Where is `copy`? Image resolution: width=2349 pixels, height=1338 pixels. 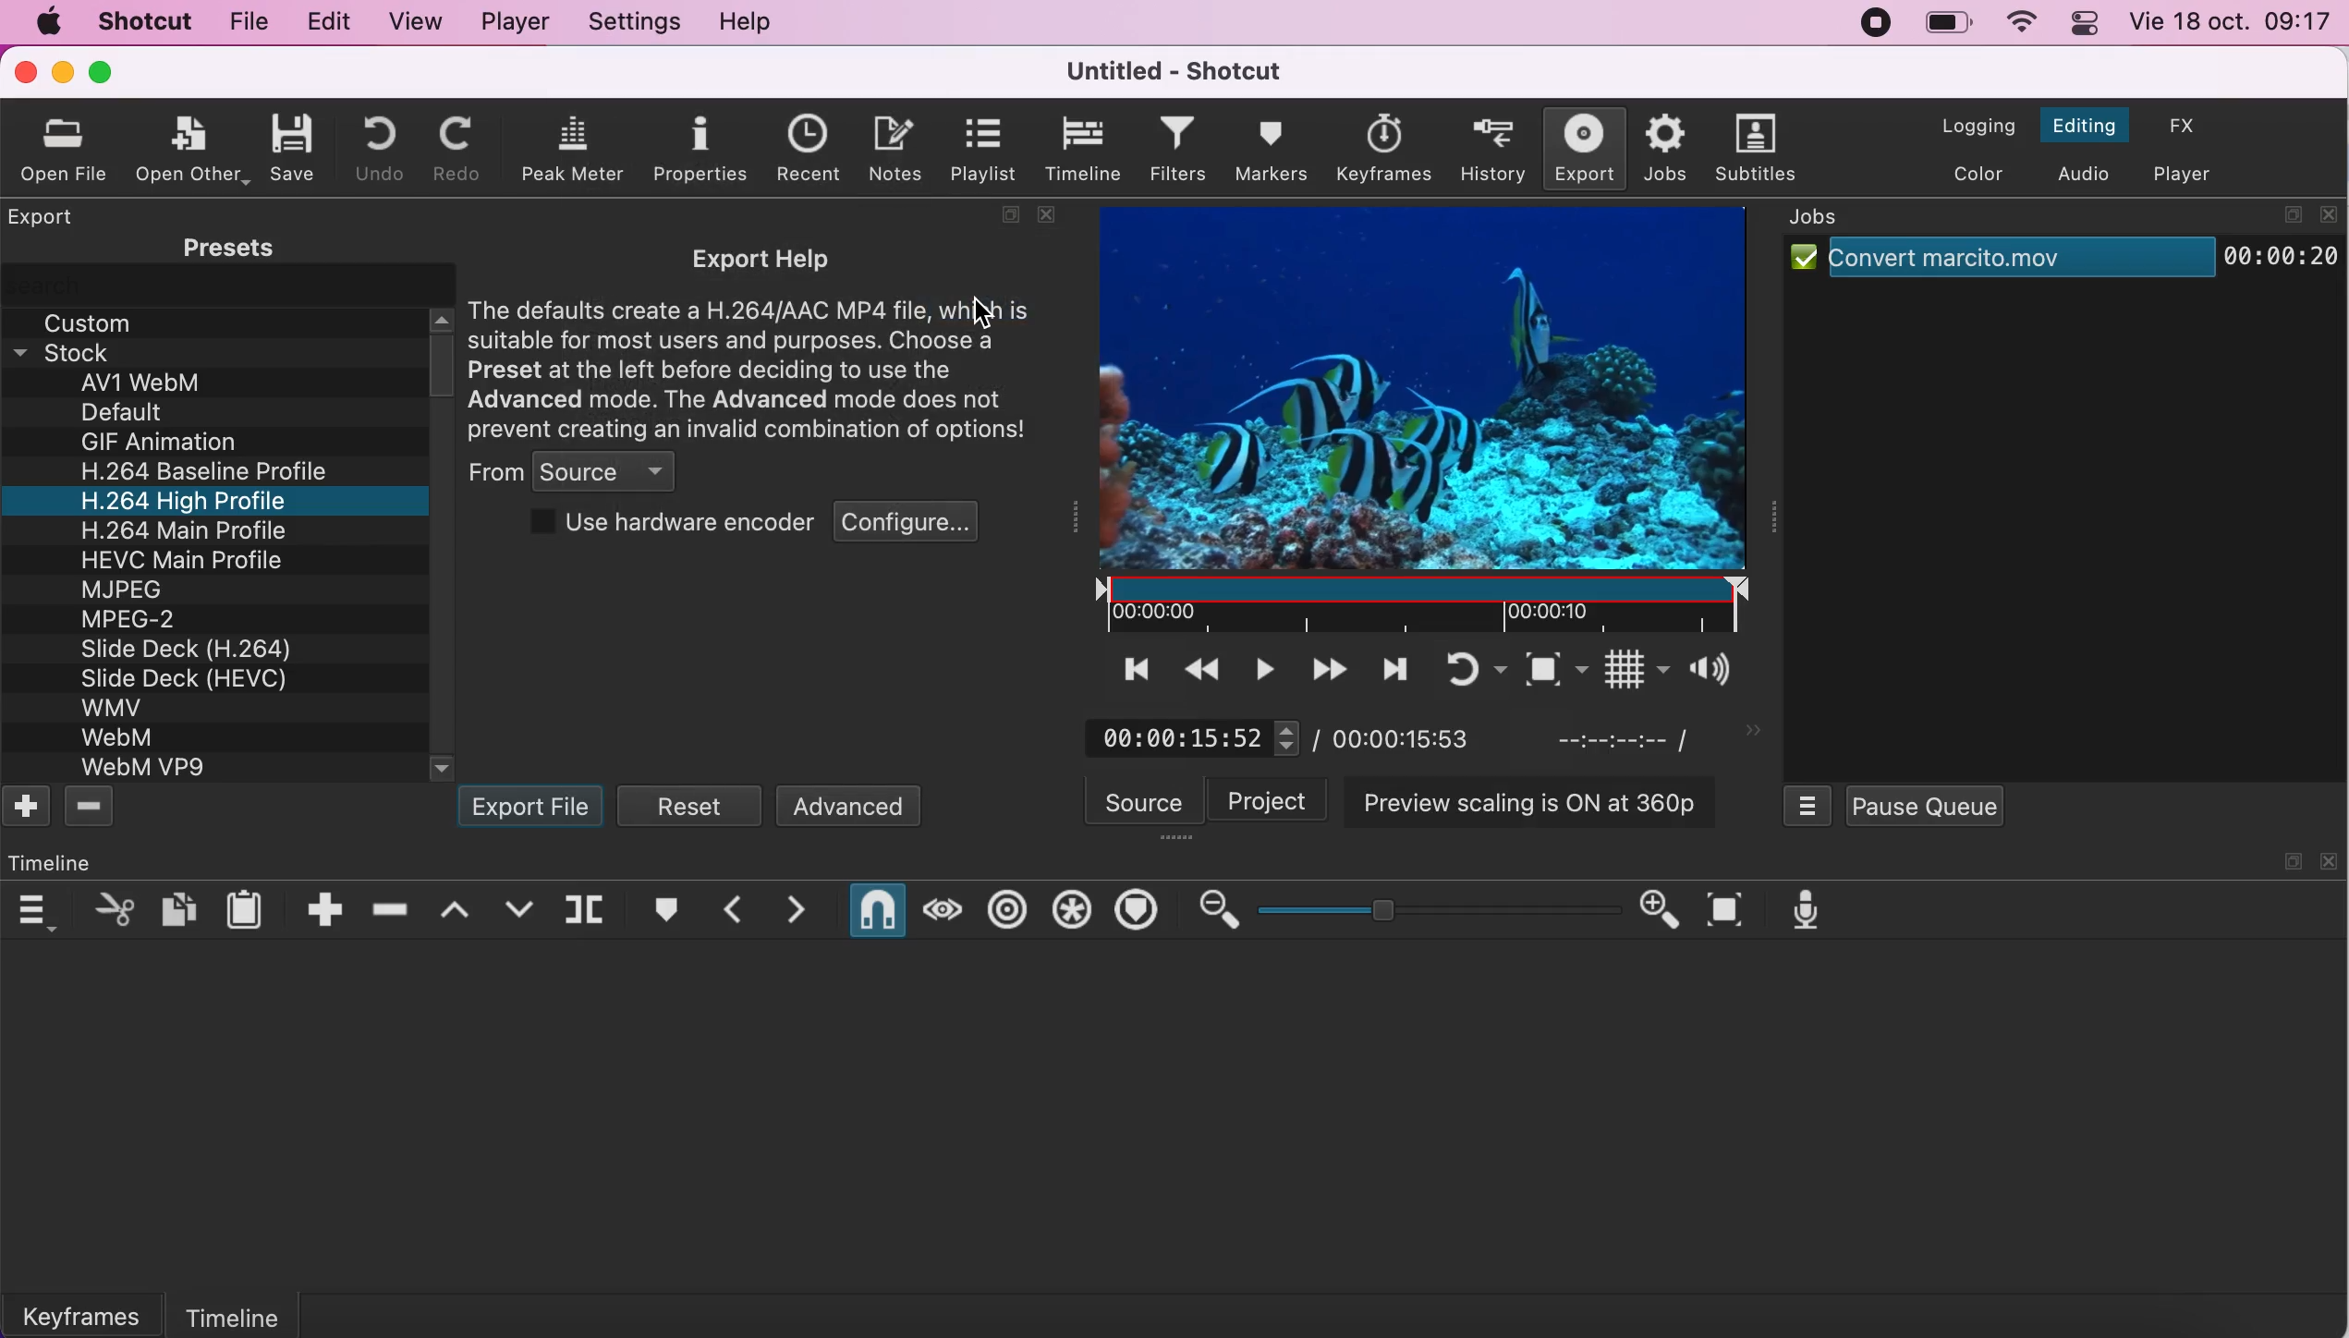 copy is located at coordinates (179, 907).